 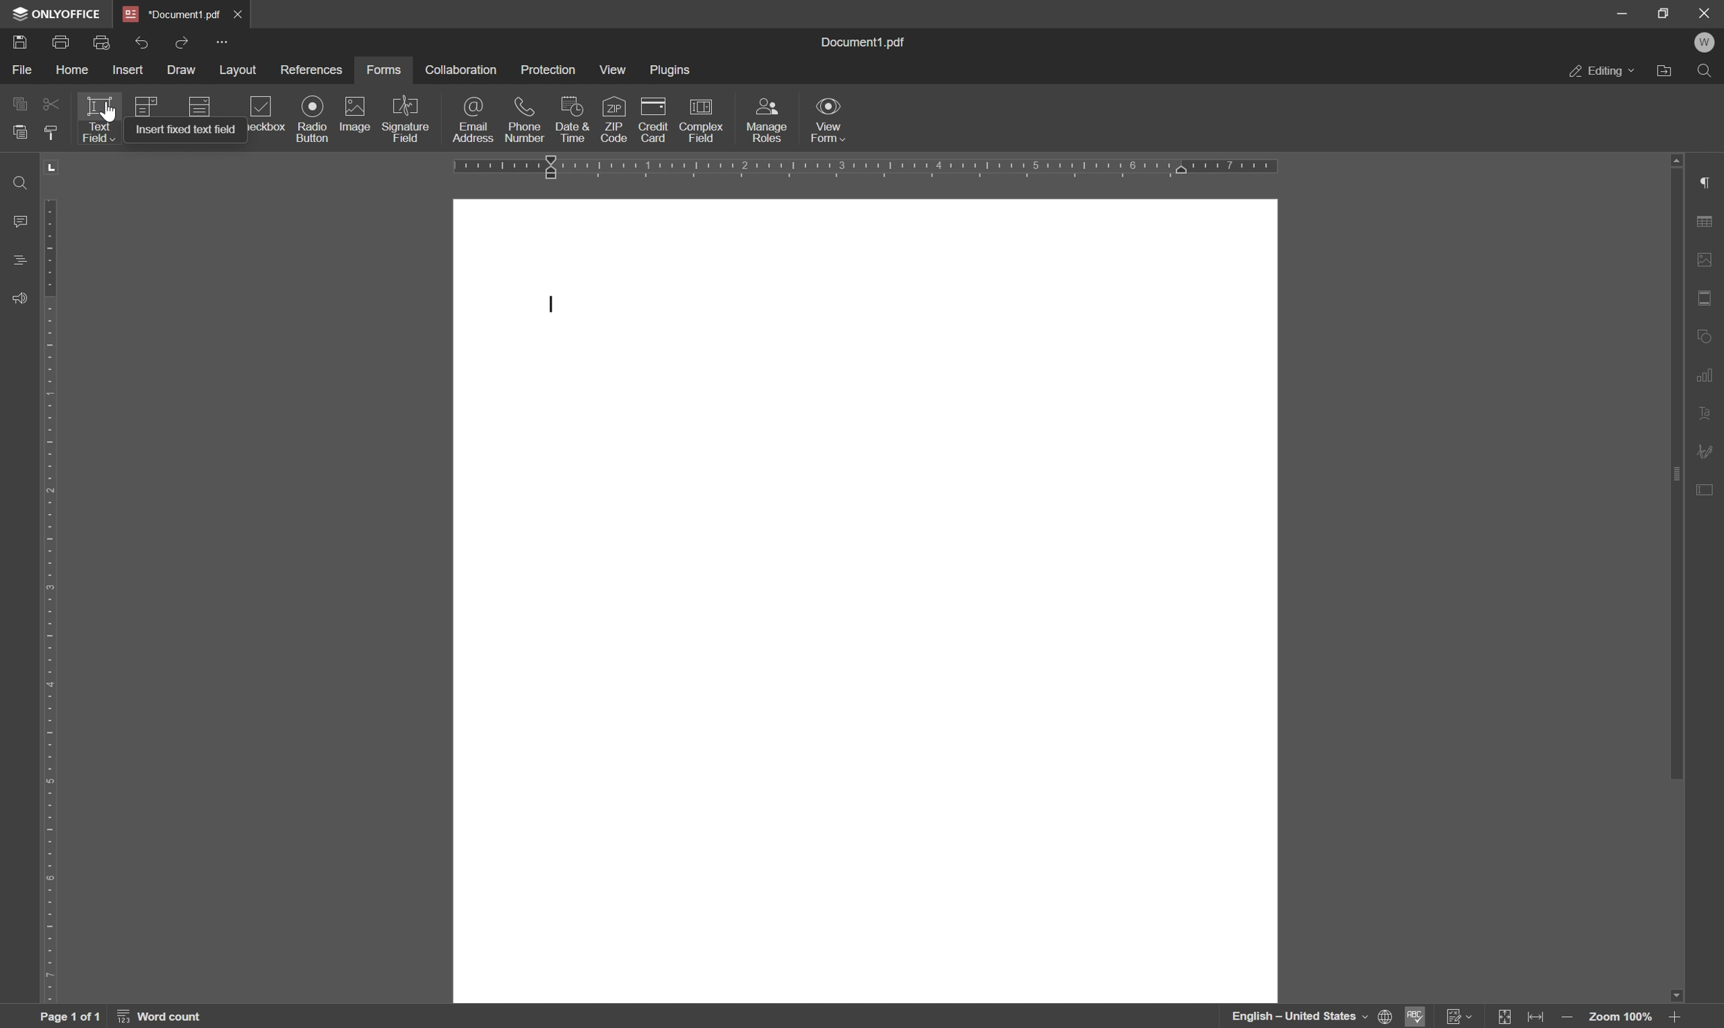 What do you see at coordinates (1675, 991) in the screenshot?
I see `scroll down` at bounding box center [1675, 991].